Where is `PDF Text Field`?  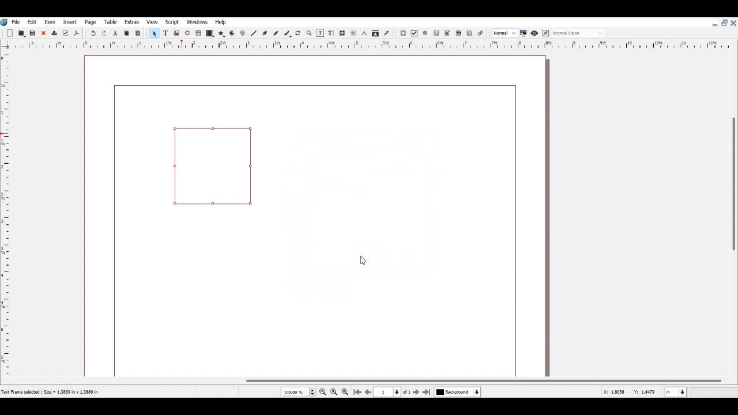 PDF Text Field is located at coordinates (436, 33).